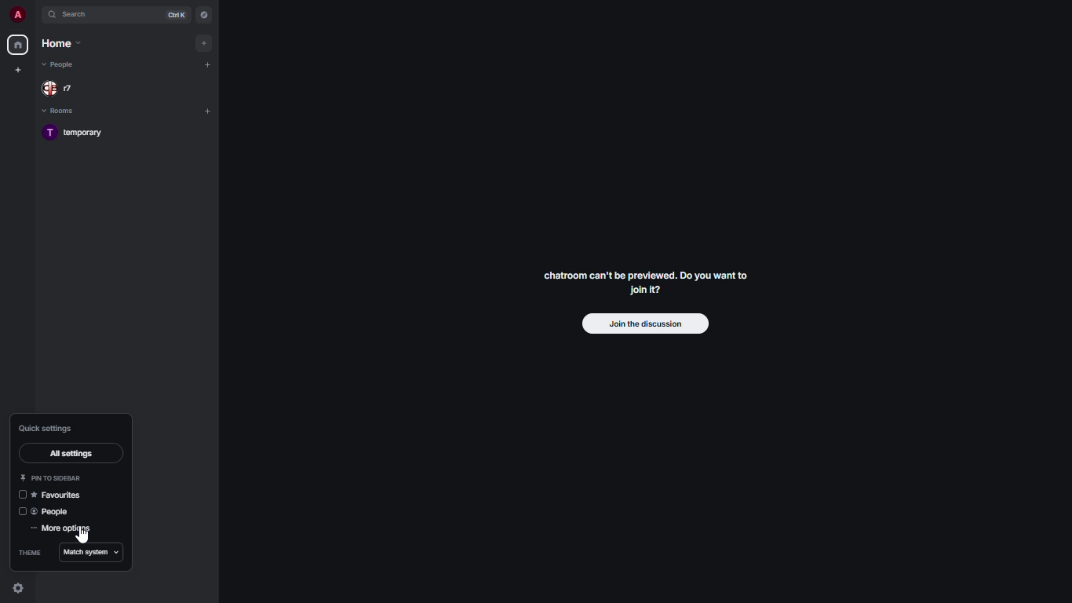 Image resolution: width=1072 pixels, height=603 pixels. What do you see at coordinates (38, 14) in the screenshot?
I see `expand` at bounding box center [38, 14].